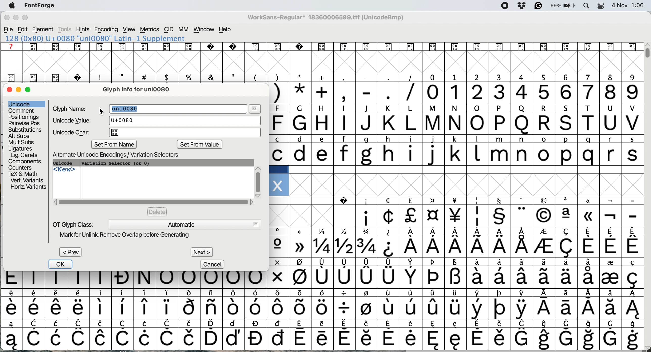 The image size is (651, 352). What do you see at coordinates (532, 92) in the screenshot?
I see `numbers` at bounding box center [532, 92].